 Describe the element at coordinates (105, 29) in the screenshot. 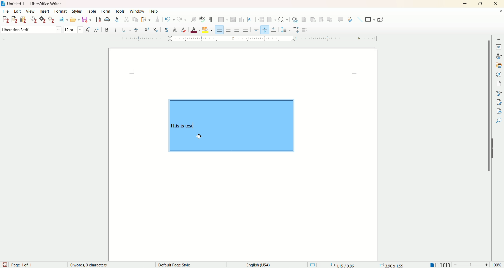

I see `back one` at that location.